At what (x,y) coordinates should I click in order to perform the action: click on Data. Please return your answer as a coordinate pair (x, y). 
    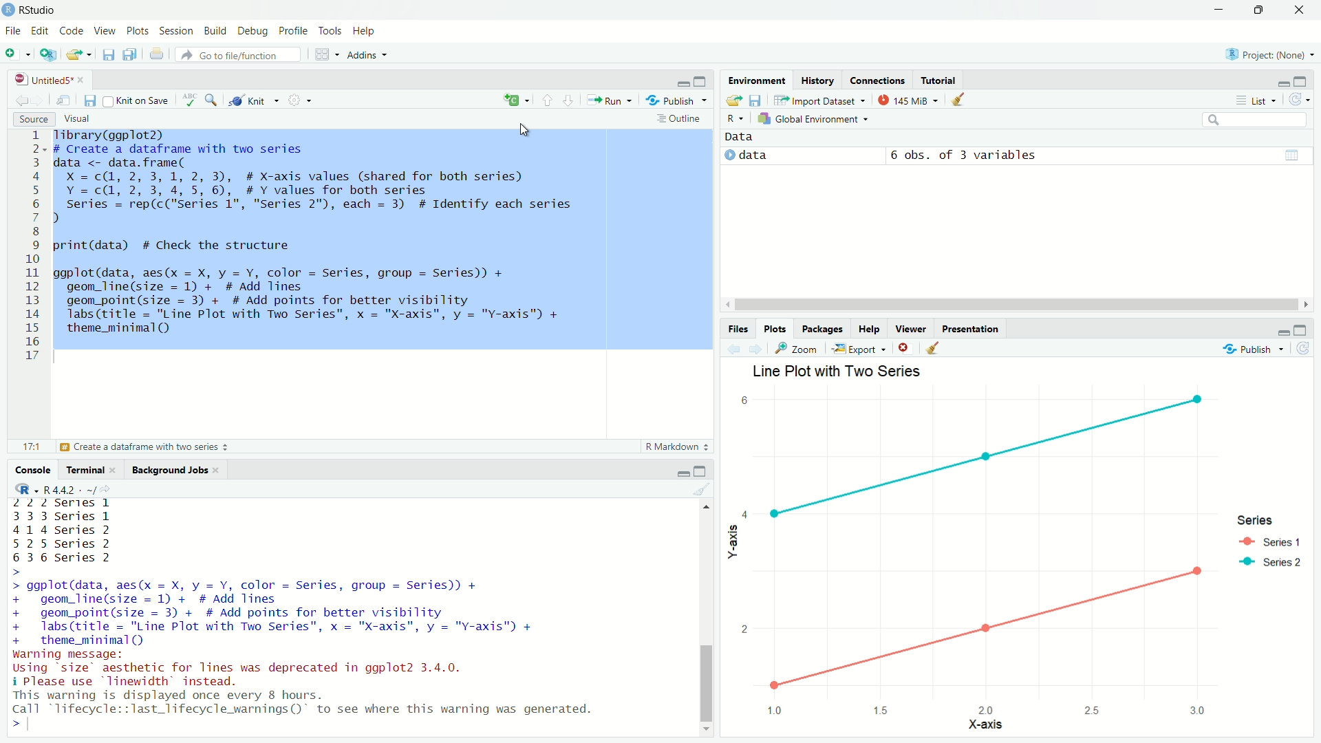
    Looking at the image, I should click on (739, 138).